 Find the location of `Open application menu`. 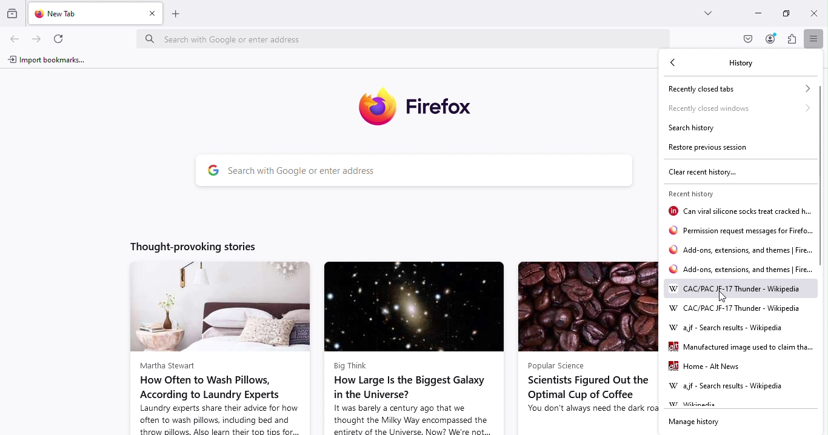

Open application menu is located at coordinates (812, 38).